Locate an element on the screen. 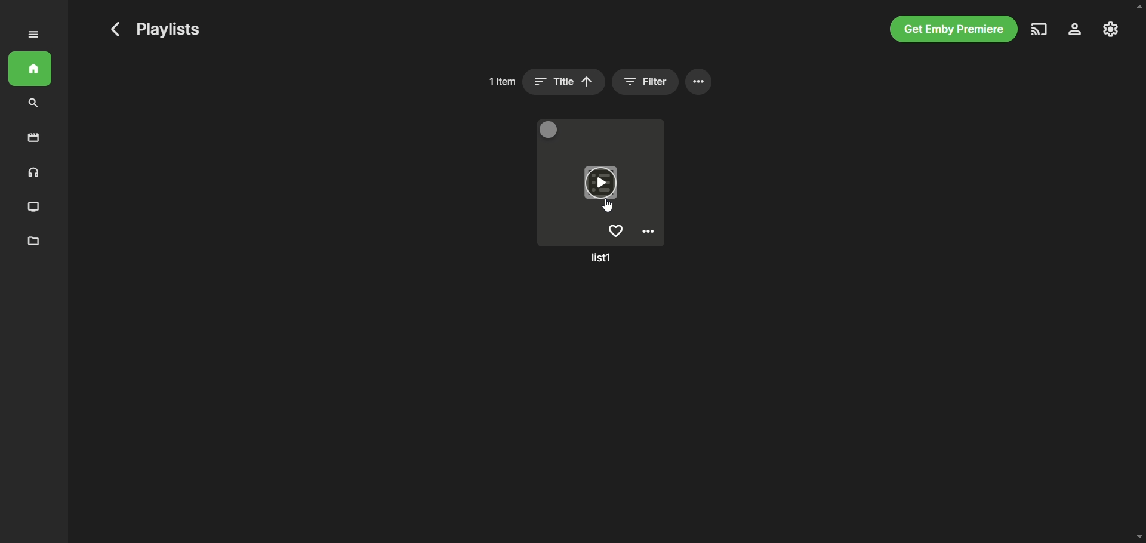 This screenshot has width=1146, height=543. Go to previous page is located at coordinates (116, 29).